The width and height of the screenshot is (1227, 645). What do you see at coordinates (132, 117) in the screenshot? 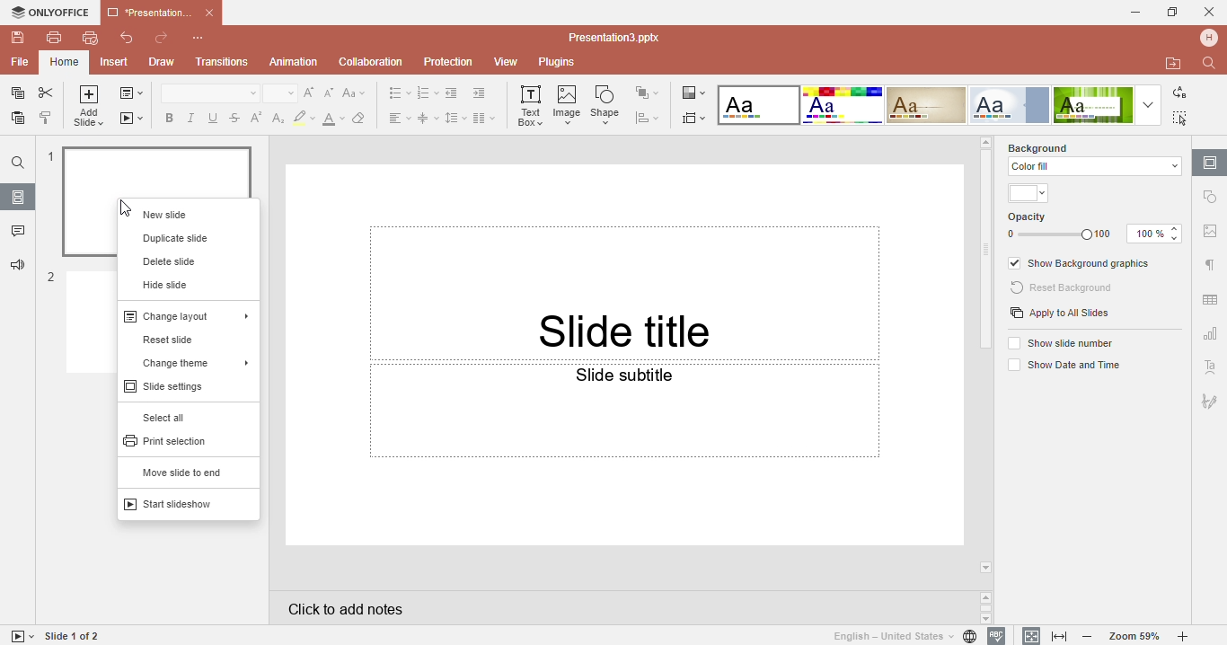
I see `Start slideshow` at bounding box center [132, 117].